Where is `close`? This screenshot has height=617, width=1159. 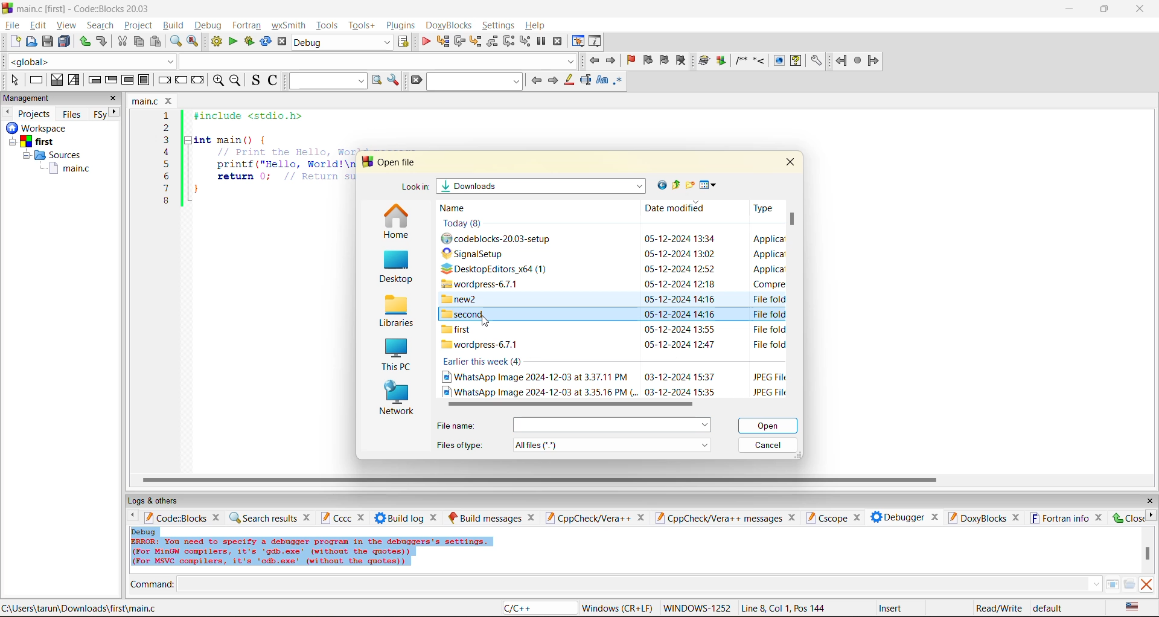 close is located at coordinates (1149, 501).